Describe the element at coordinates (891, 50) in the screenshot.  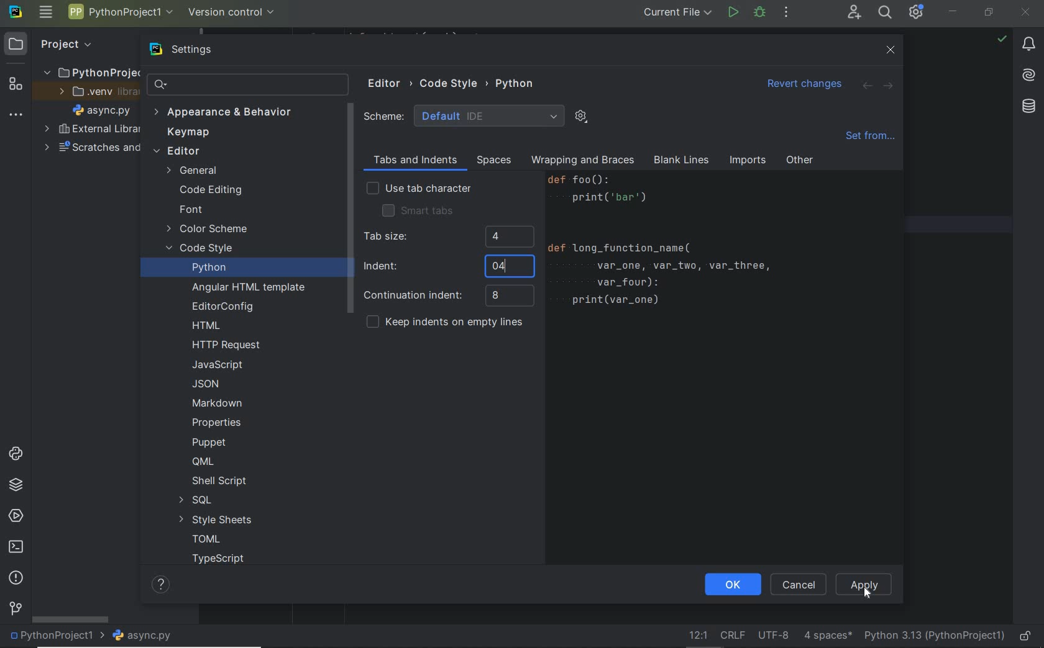
I see `close` at that location.